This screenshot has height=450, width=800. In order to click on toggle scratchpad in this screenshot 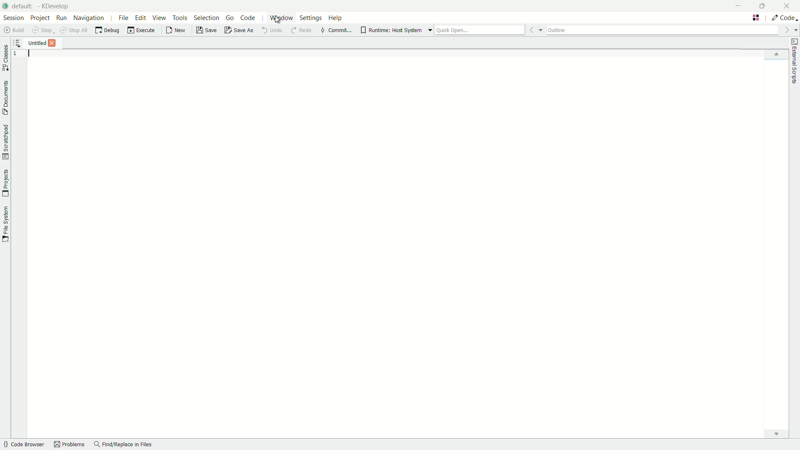, I will do `click(5, 142)`.